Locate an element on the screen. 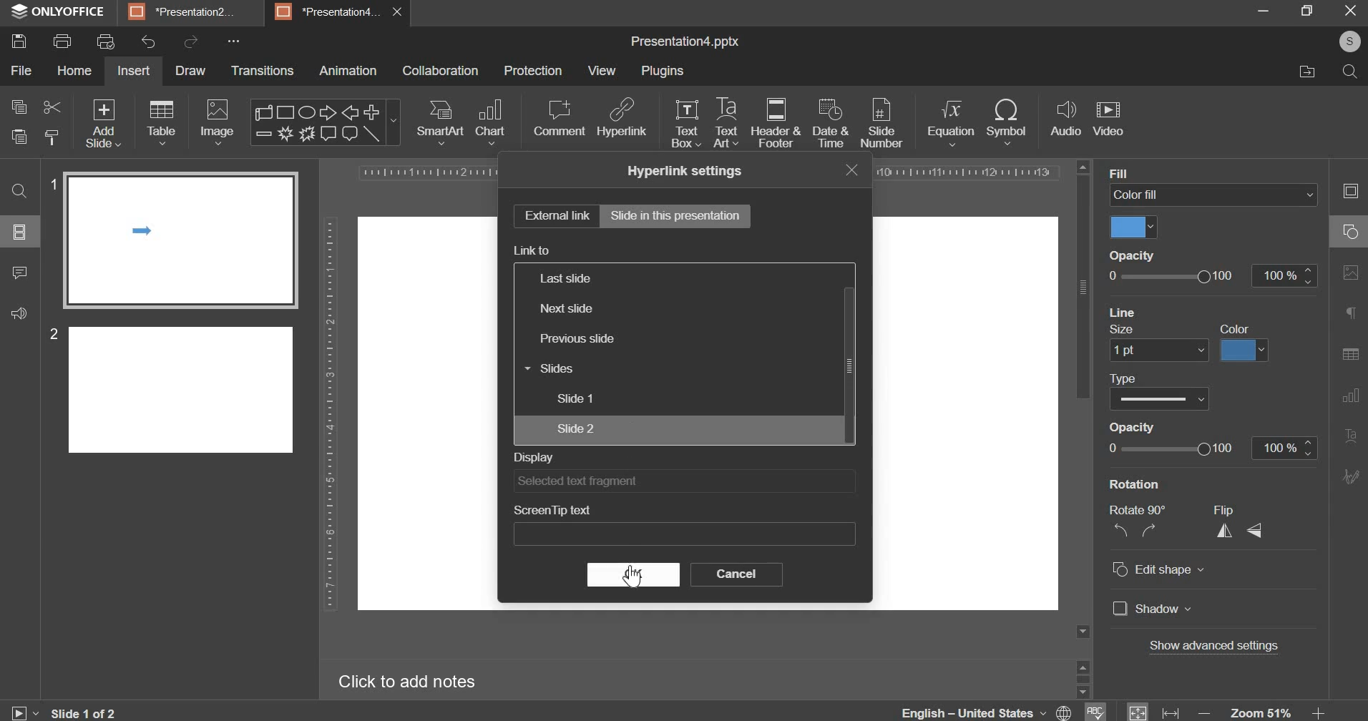 Image resolution: width=1368 pixels, height=721 pixels. comment is located at coordinates (558, 119).